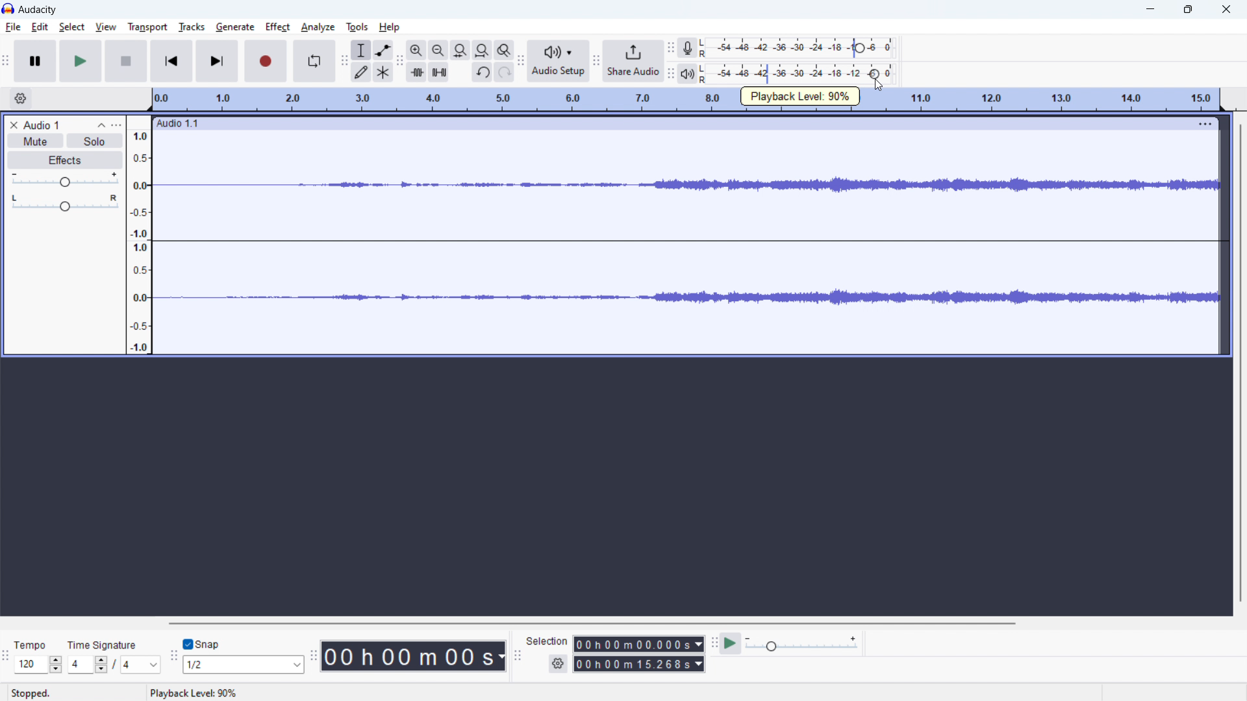 The width and height of the screenshot is (1247, 701). What do you see at coordinates (360, 71) in the screenshot?
I see `draw tool` at bounding box center [360, 71].